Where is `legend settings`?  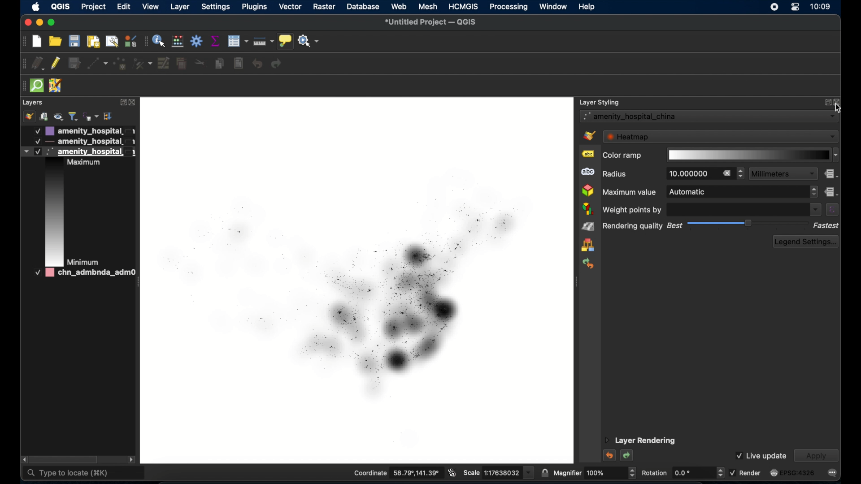 legend settings is located at coordinates (805, 242).